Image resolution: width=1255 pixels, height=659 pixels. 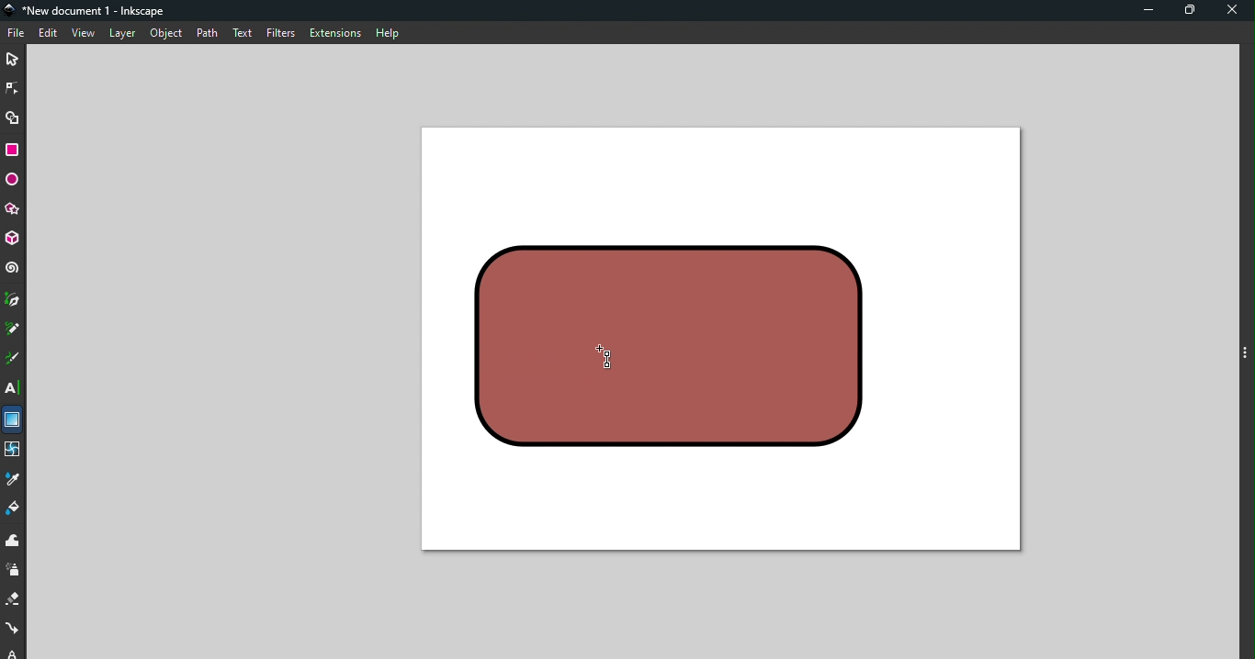 What do you see at coordinates (1193, 11) in the screenshot?
I see `Maximize` at bounding box center [1193, 11].